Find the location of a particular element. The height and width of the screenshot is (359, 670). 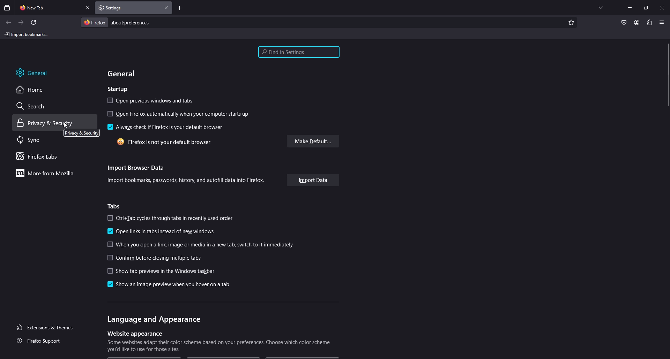

close tab is located at coordinates (166, 8).